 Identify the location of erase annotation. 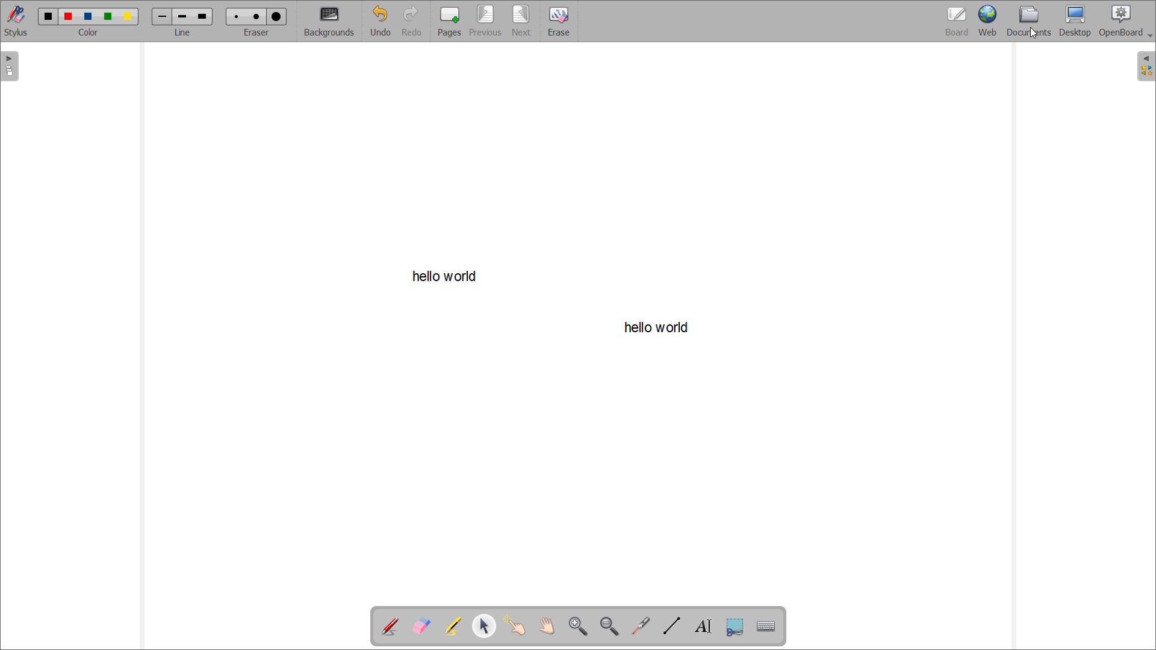
(421, 627).